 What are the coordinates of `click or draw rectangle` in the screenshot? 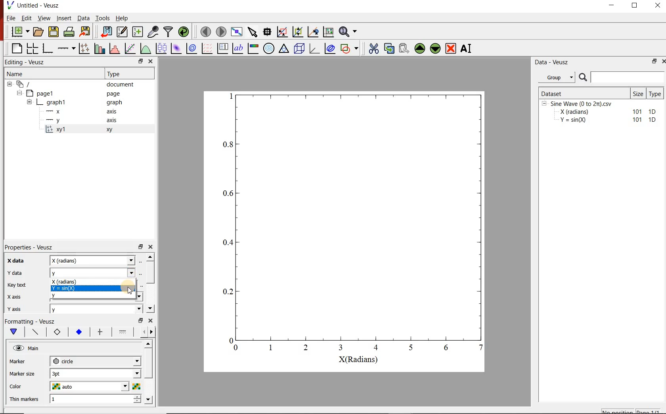 It's located at (282, 31).